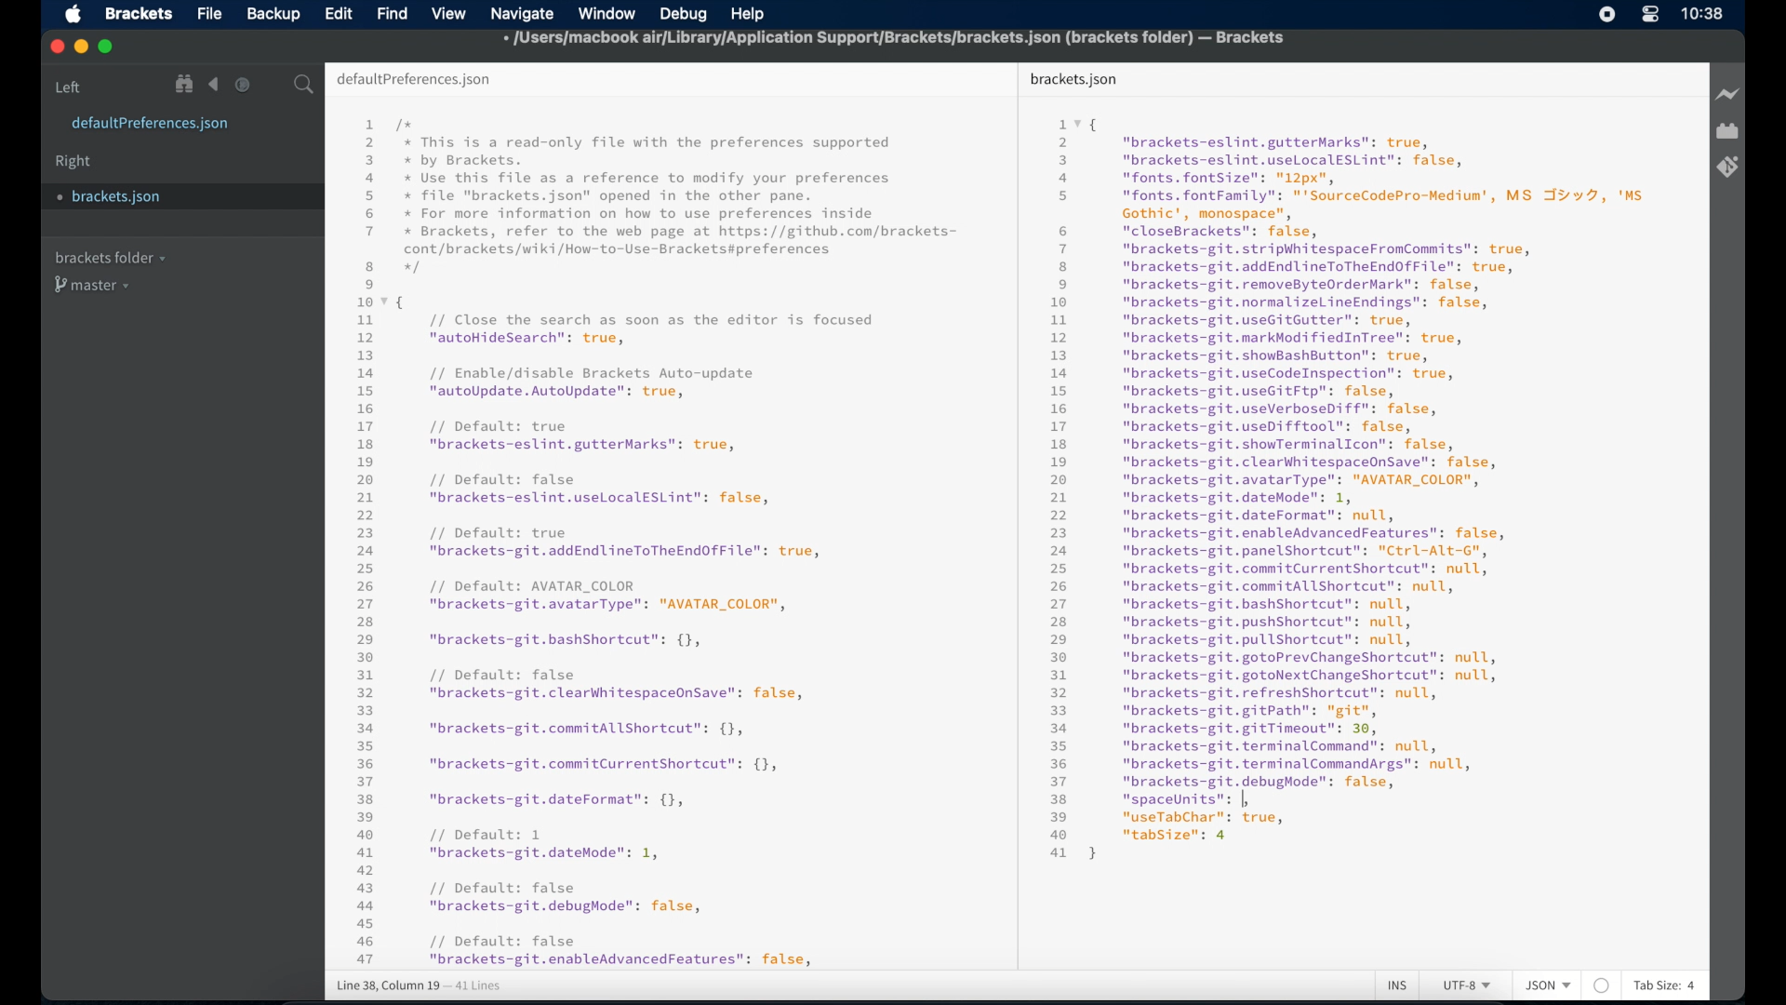 The image size is (1786, 1005). Describe the element at coordinates (140, 14) in the screenshot. I see `brackets` at that location.